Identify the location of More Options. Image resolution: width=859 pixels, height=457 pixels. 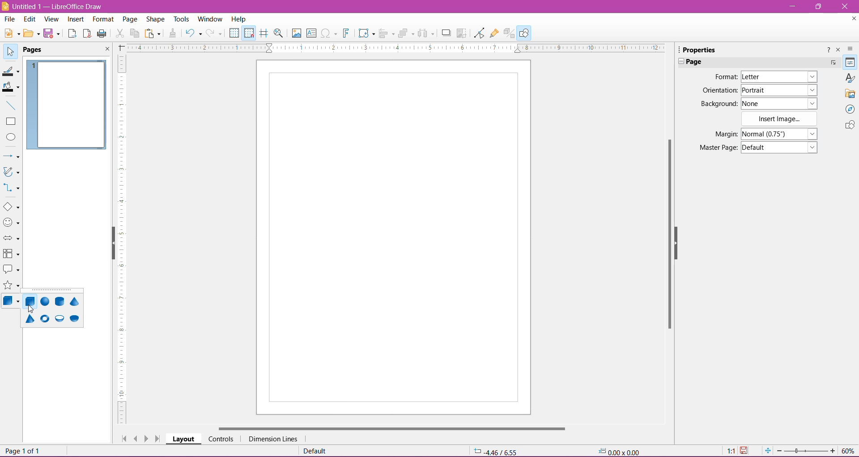
(833, 63).